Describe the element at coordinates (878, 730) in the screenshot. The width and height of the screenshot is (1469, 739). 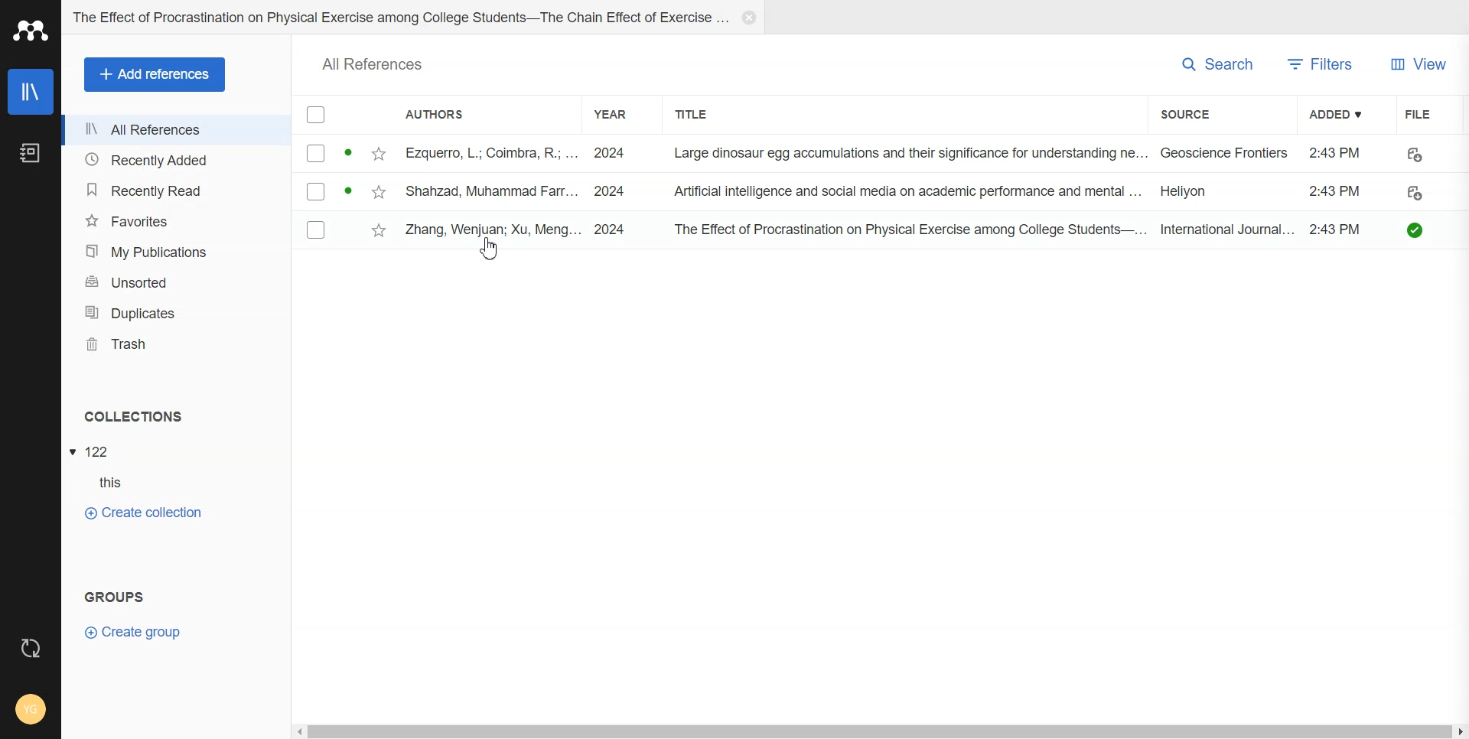
I see `Horizontal scroll bar` at that location.